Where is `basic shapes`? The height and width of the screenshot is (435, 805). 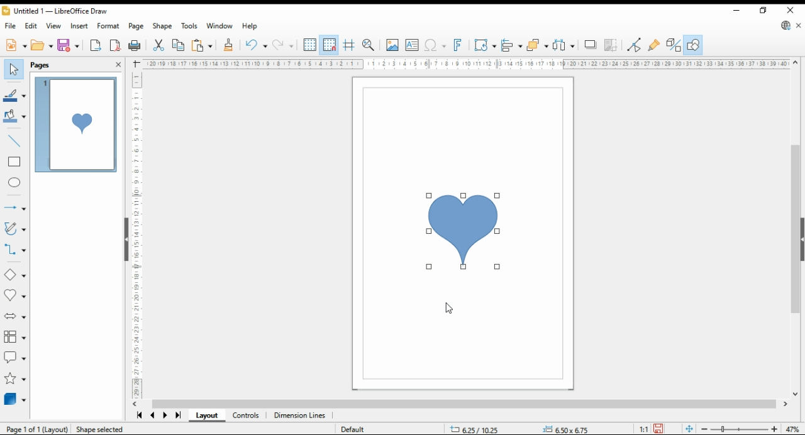
basic shapes is located at coordinates (14, 274).